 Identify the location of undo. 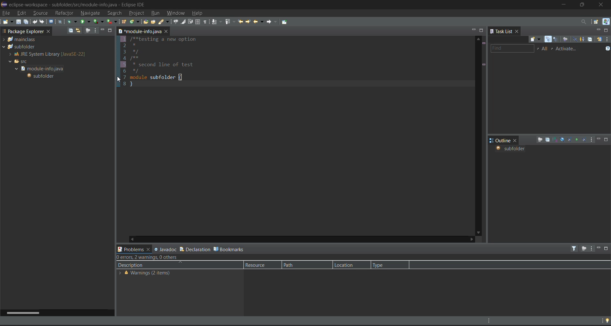
(36, 22).